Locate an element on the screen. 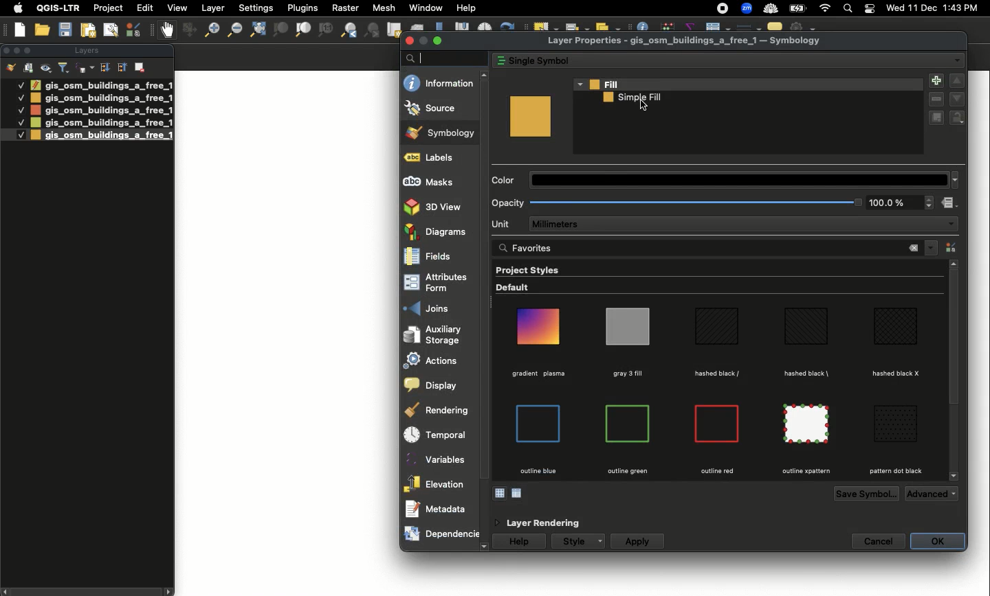 This screenshot has width=990, height=596. gis_osm_buildings_a_free_1 is located at coordinates (102, 98).